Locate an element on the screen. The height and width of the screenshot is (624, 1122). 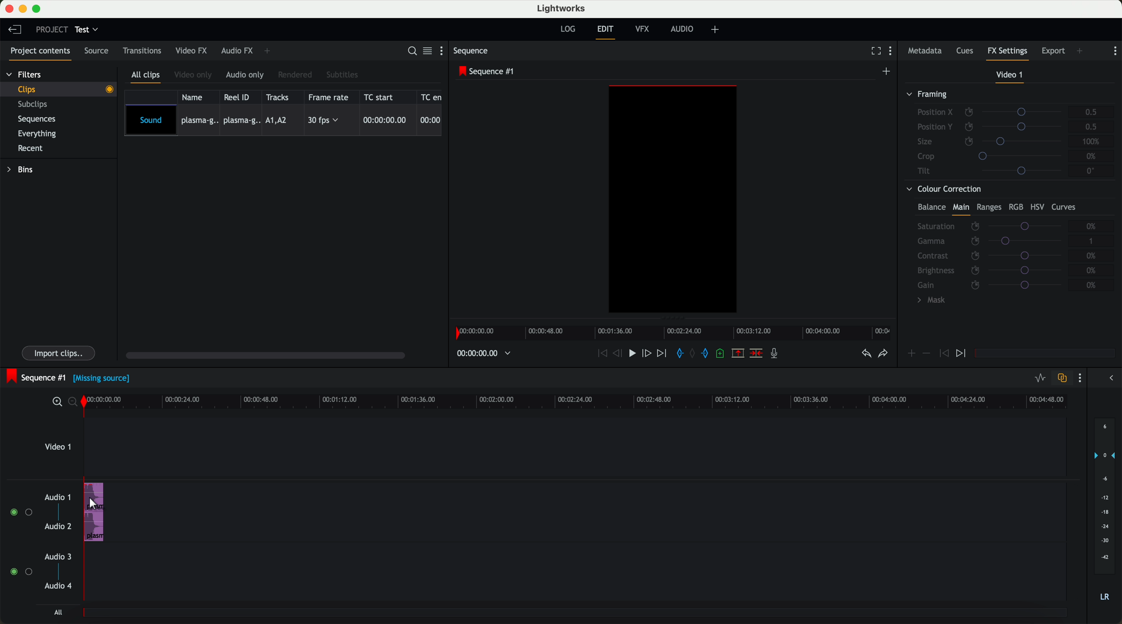
fullscreen is located at coordinates (874, 51).